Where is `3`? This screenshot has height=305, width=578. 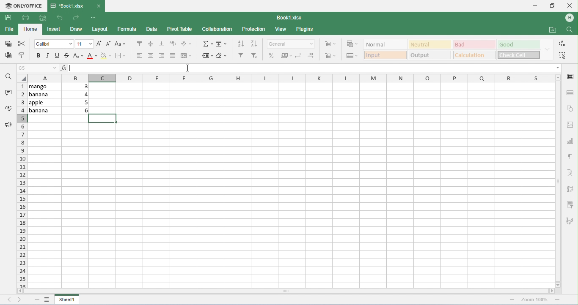 3 is located at coordinates (82, 86).